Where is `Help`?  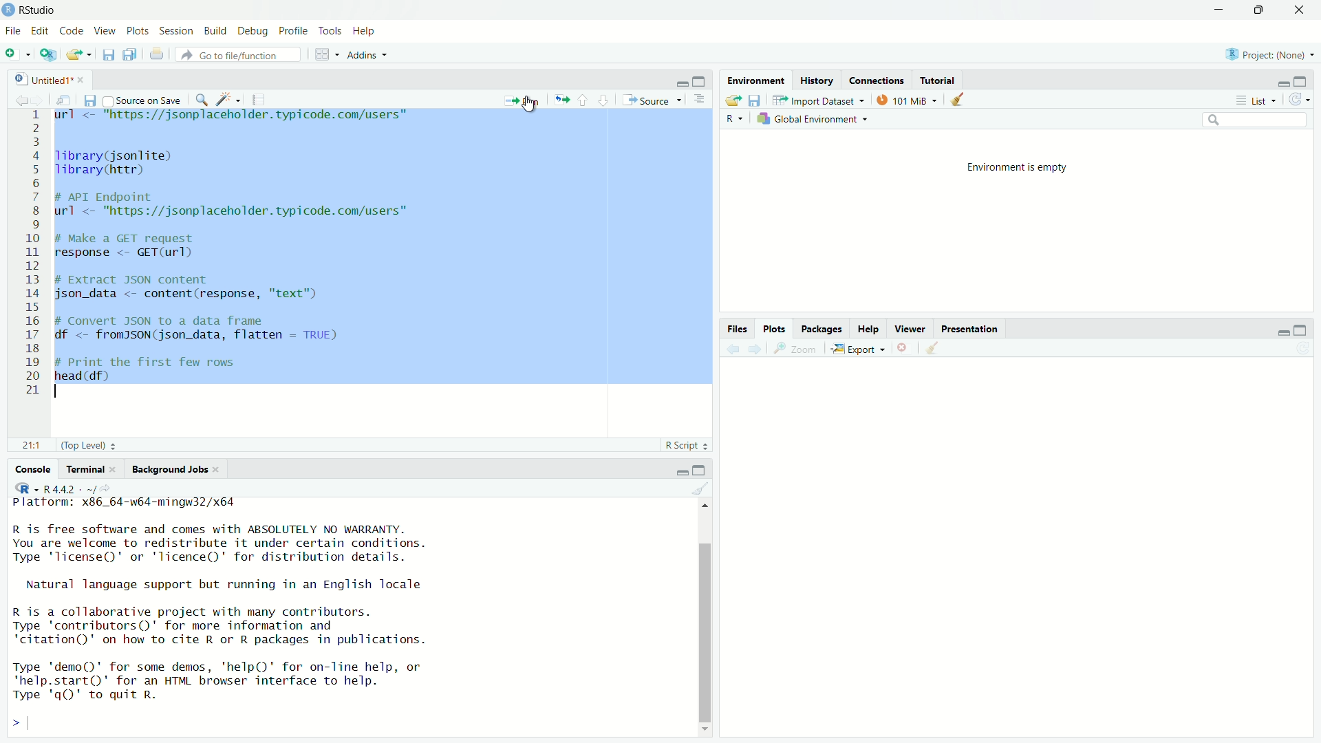
Help is located at coordinates (868, 330).